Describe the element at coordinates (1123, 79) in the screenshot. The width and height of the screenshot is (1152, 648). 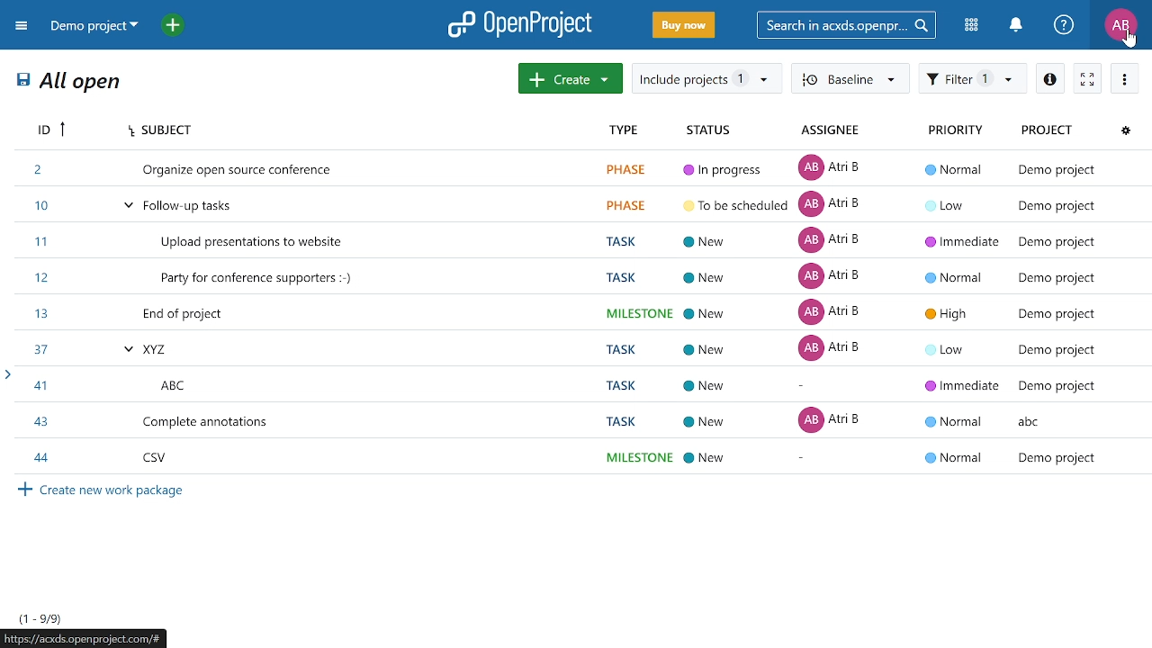
I see `options` at that location.